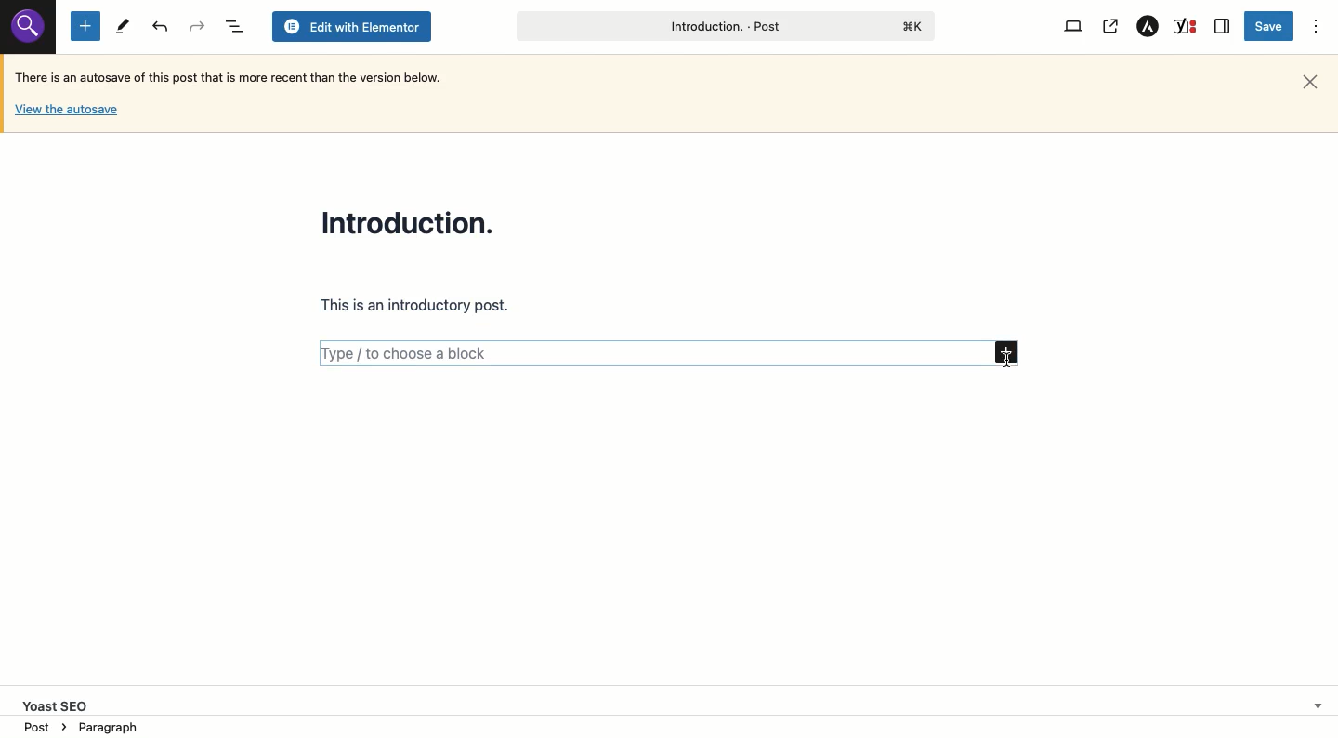 This screenshot has width=1338, height=738. I want to click on Sidebar, so click(1223, 26).